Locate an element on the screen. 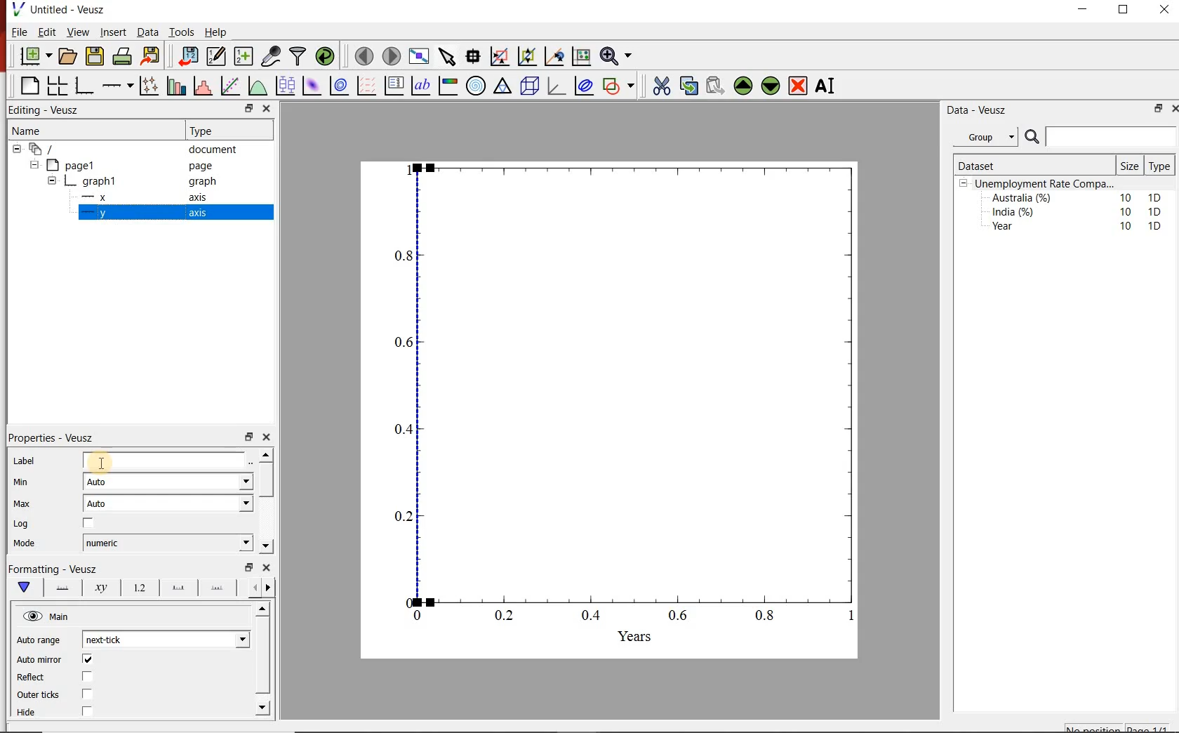  cursor is located at coordinates (107, 463).